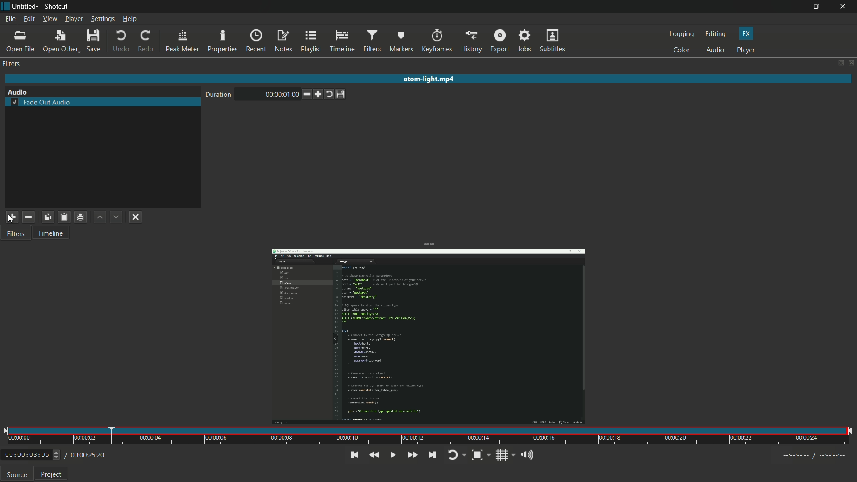 The height and width of the screenshot is (482, 857). I want to click on audio, so click(715, 50).